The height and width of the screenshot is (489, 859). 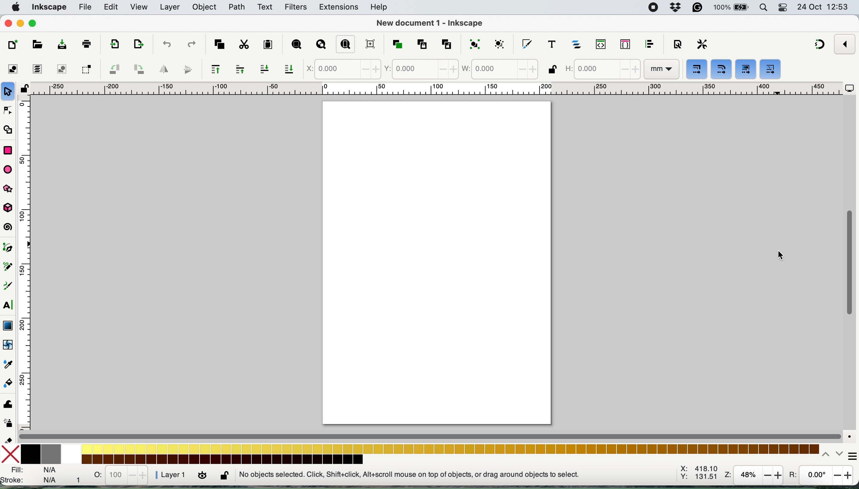 I want to click on color palaette, so click(x=420, y=453).